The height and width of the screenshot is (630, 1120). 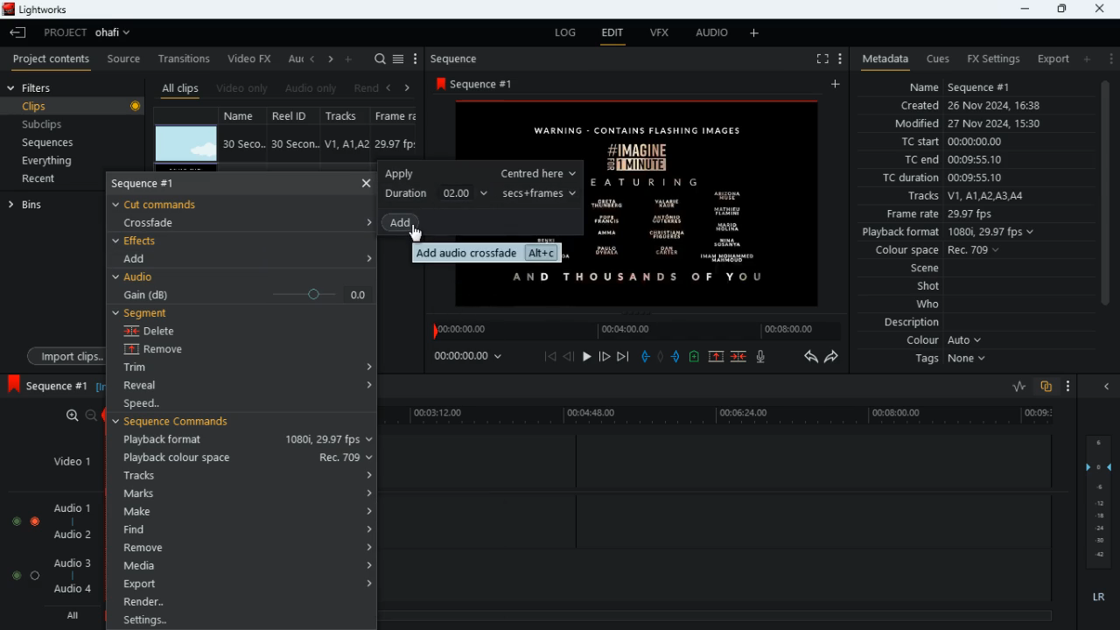 I want to click on left, so click(x=313, y=59).